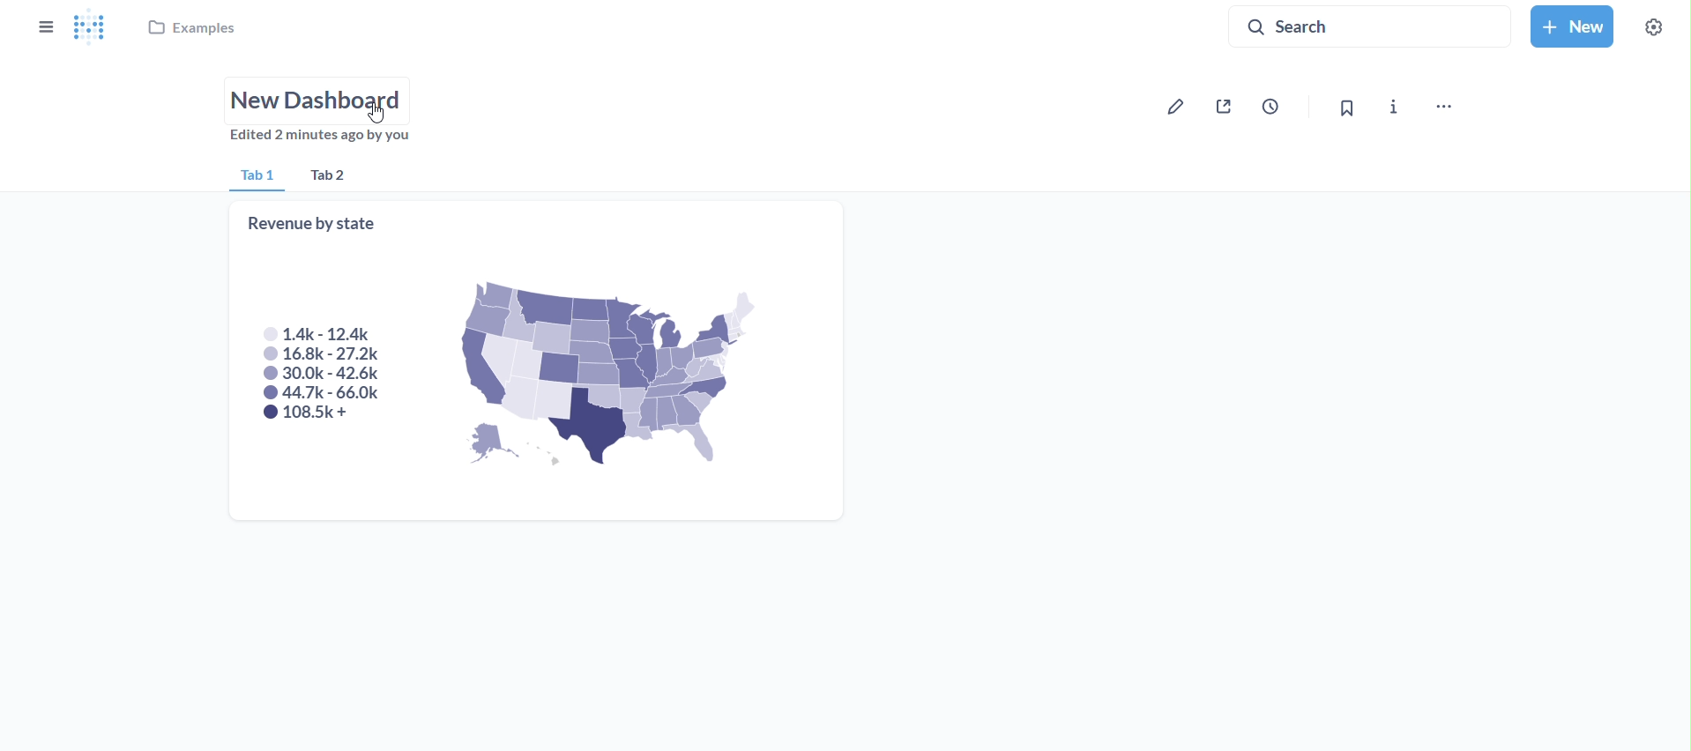 The image size is (1691, 751). I want to click on search, so click(1368, 26).